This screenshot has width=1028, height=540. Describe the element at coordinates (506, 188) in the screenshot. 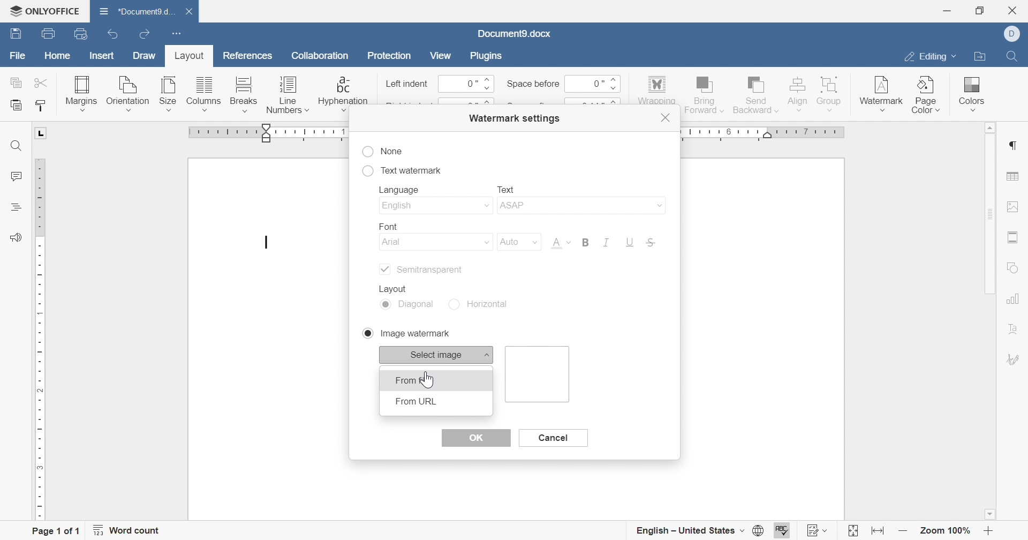

I see `text` at that location.